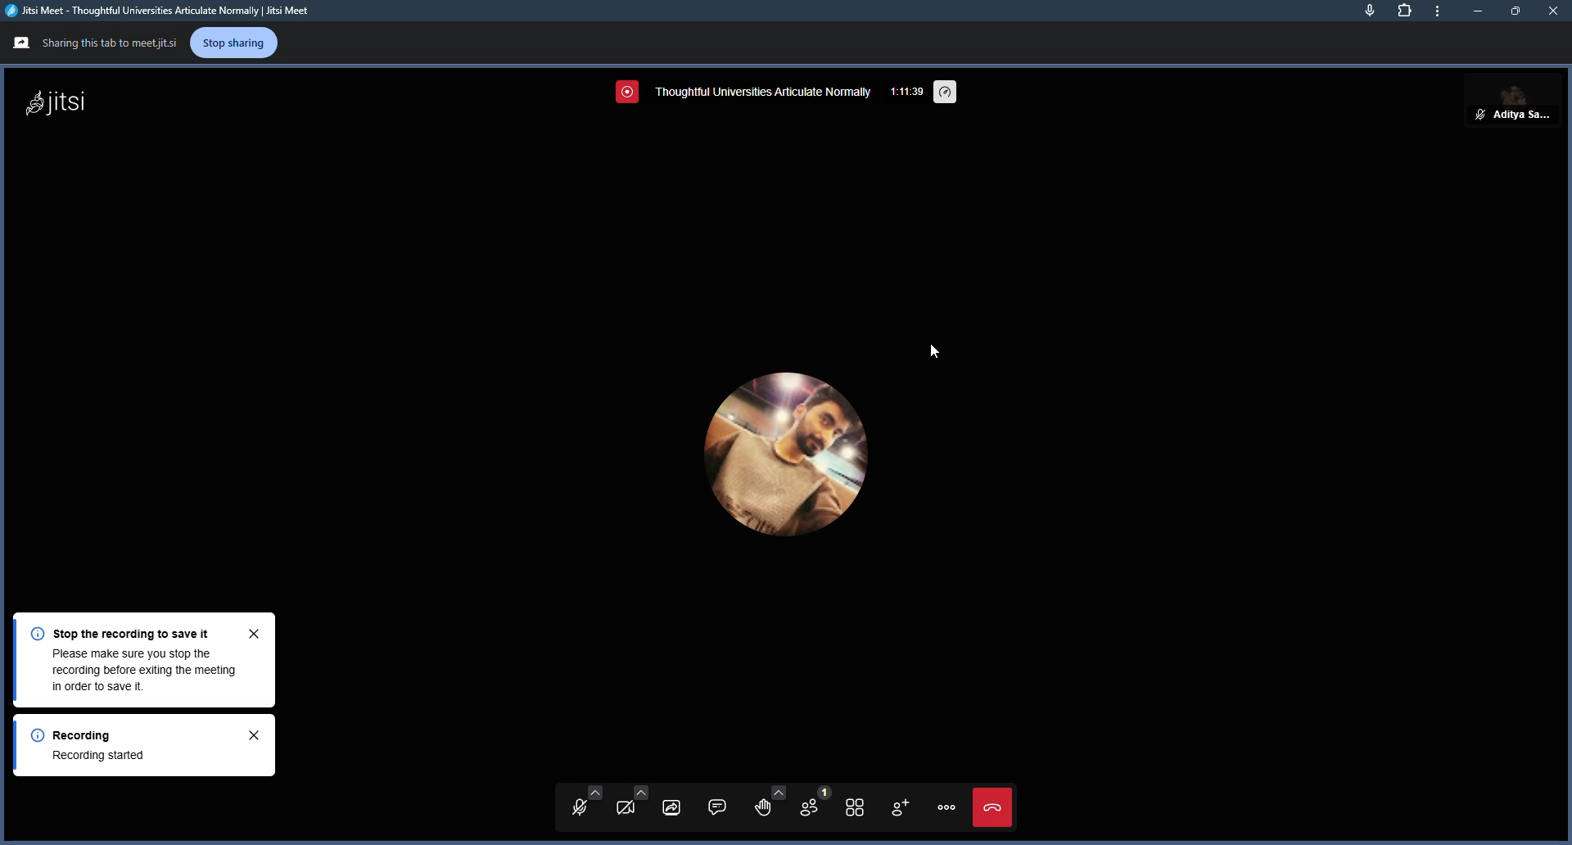 The width and height of the screenshot is (1572, 845). Describe the element at coordinates (260, 638) in the screenshot. I see `close` at that location.